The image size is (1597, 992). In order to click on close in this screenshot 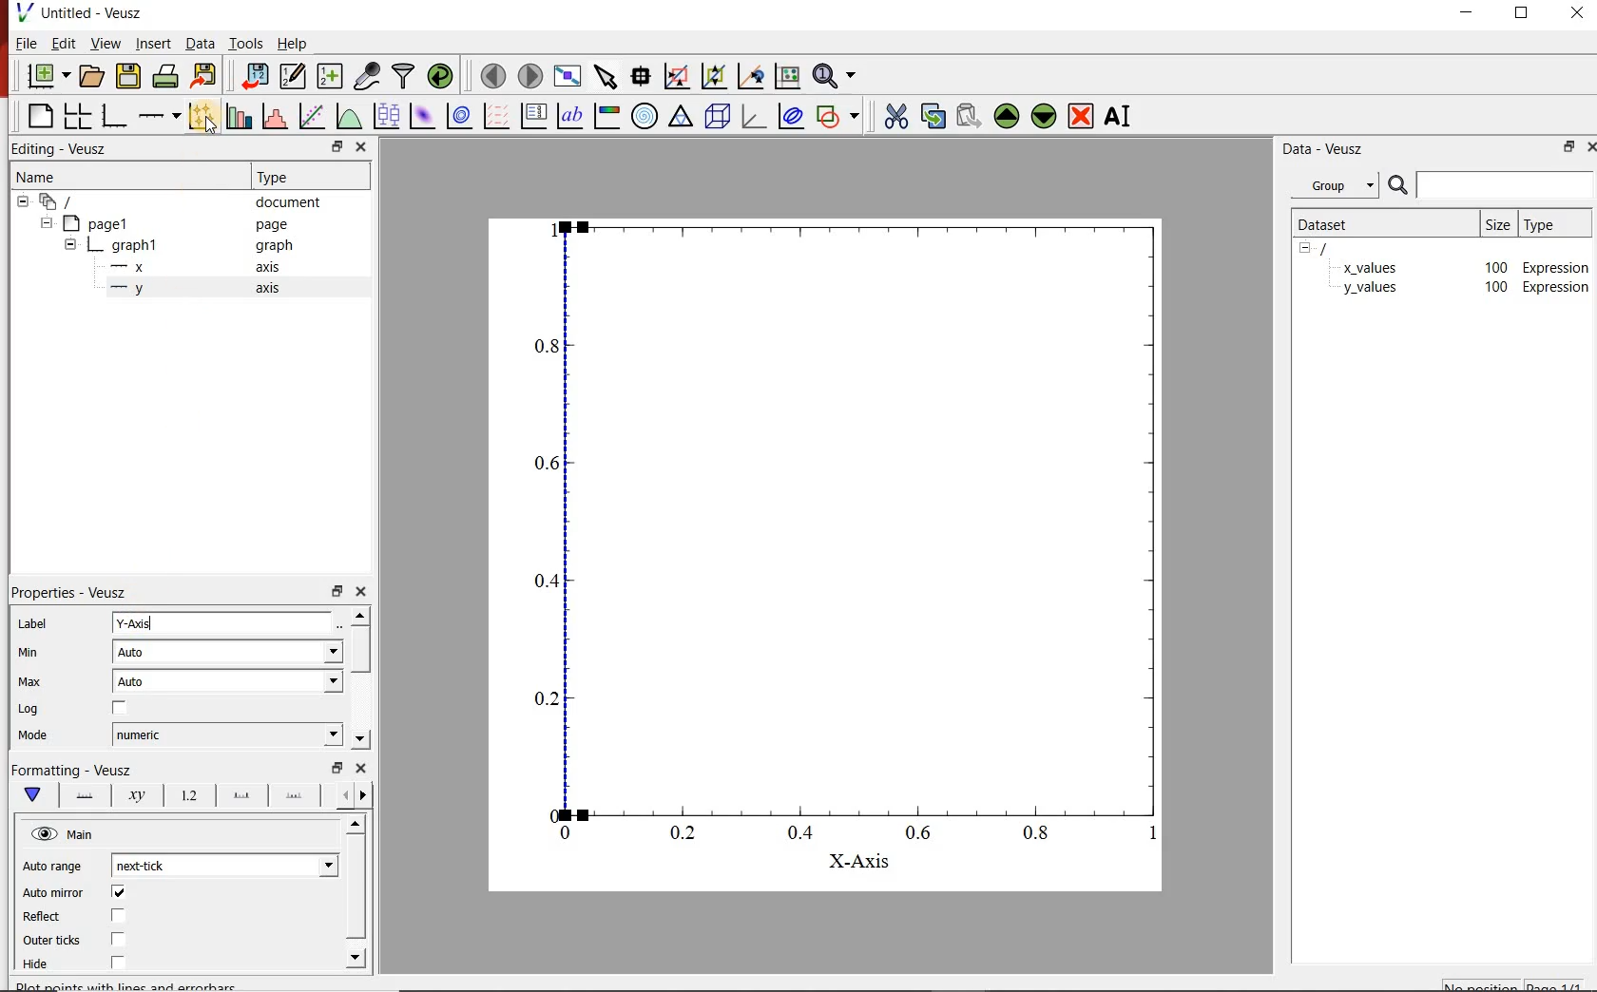, I will do `click(362, 767)`.